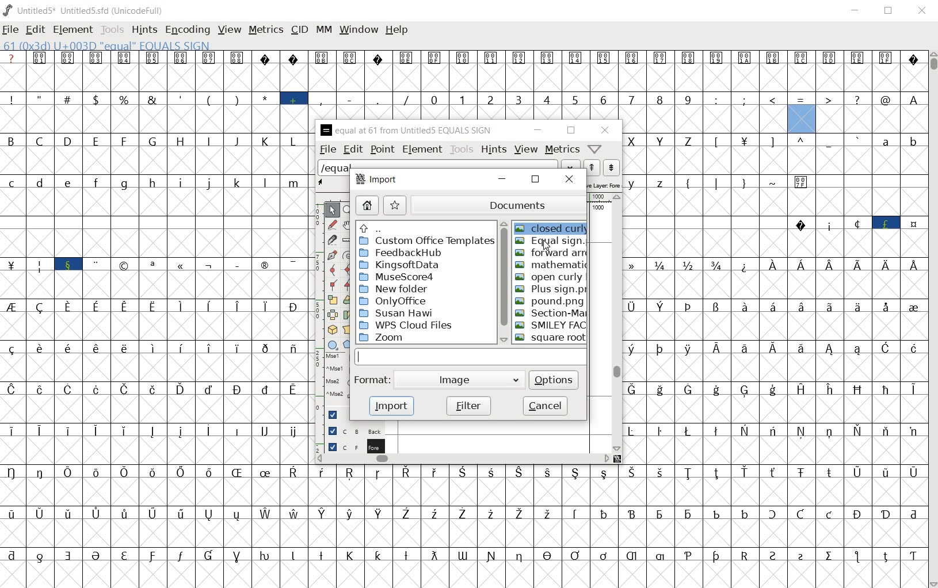  What do you see at coordinates (394, 289) in the screenshot?
I see `new folder` at bounding box center [394, 289].